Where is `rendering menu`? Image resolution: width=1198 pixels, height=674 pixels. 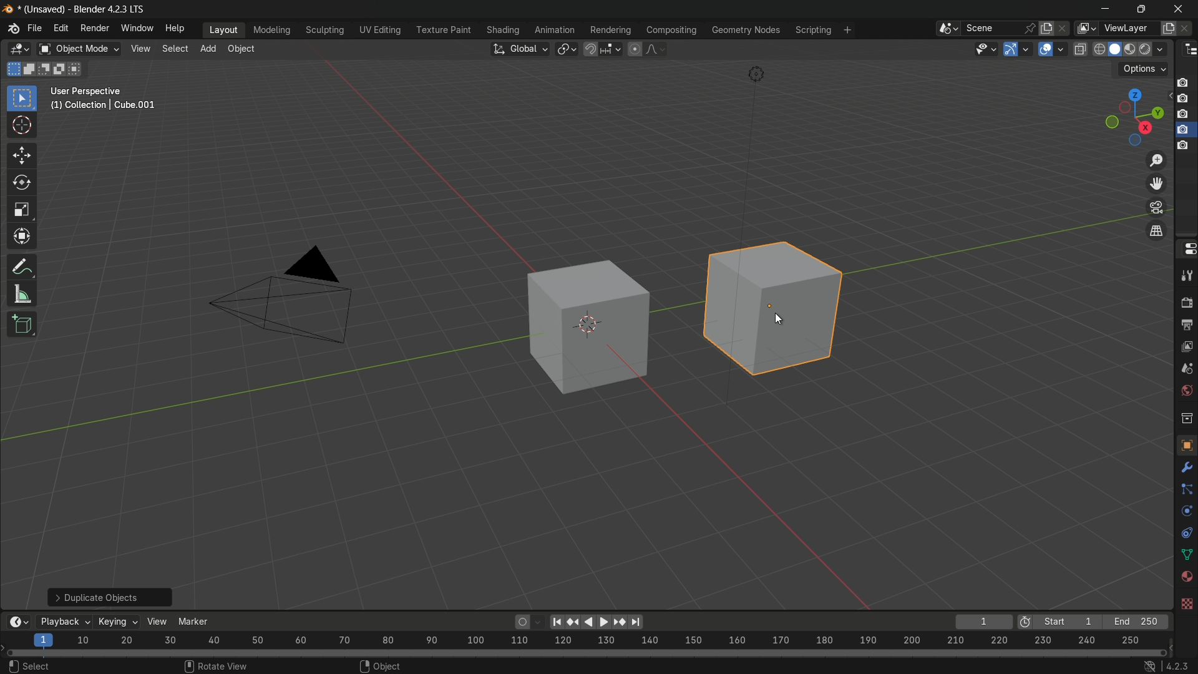
rendering menu is located at coordinates (609, 29).